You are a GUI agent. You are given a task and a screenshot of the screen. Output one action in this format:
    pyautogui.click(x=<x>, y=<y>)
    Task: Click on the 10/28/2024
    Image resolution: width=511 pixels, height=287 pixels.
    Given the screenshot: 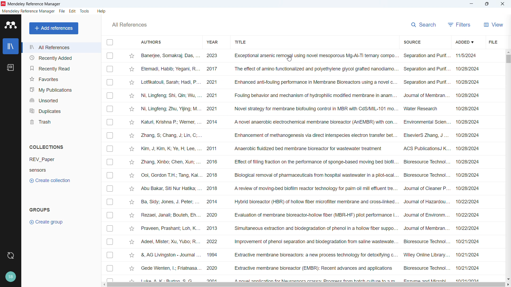 What is the action you would take?
    pyautogui.click(x=473, y=176)
    